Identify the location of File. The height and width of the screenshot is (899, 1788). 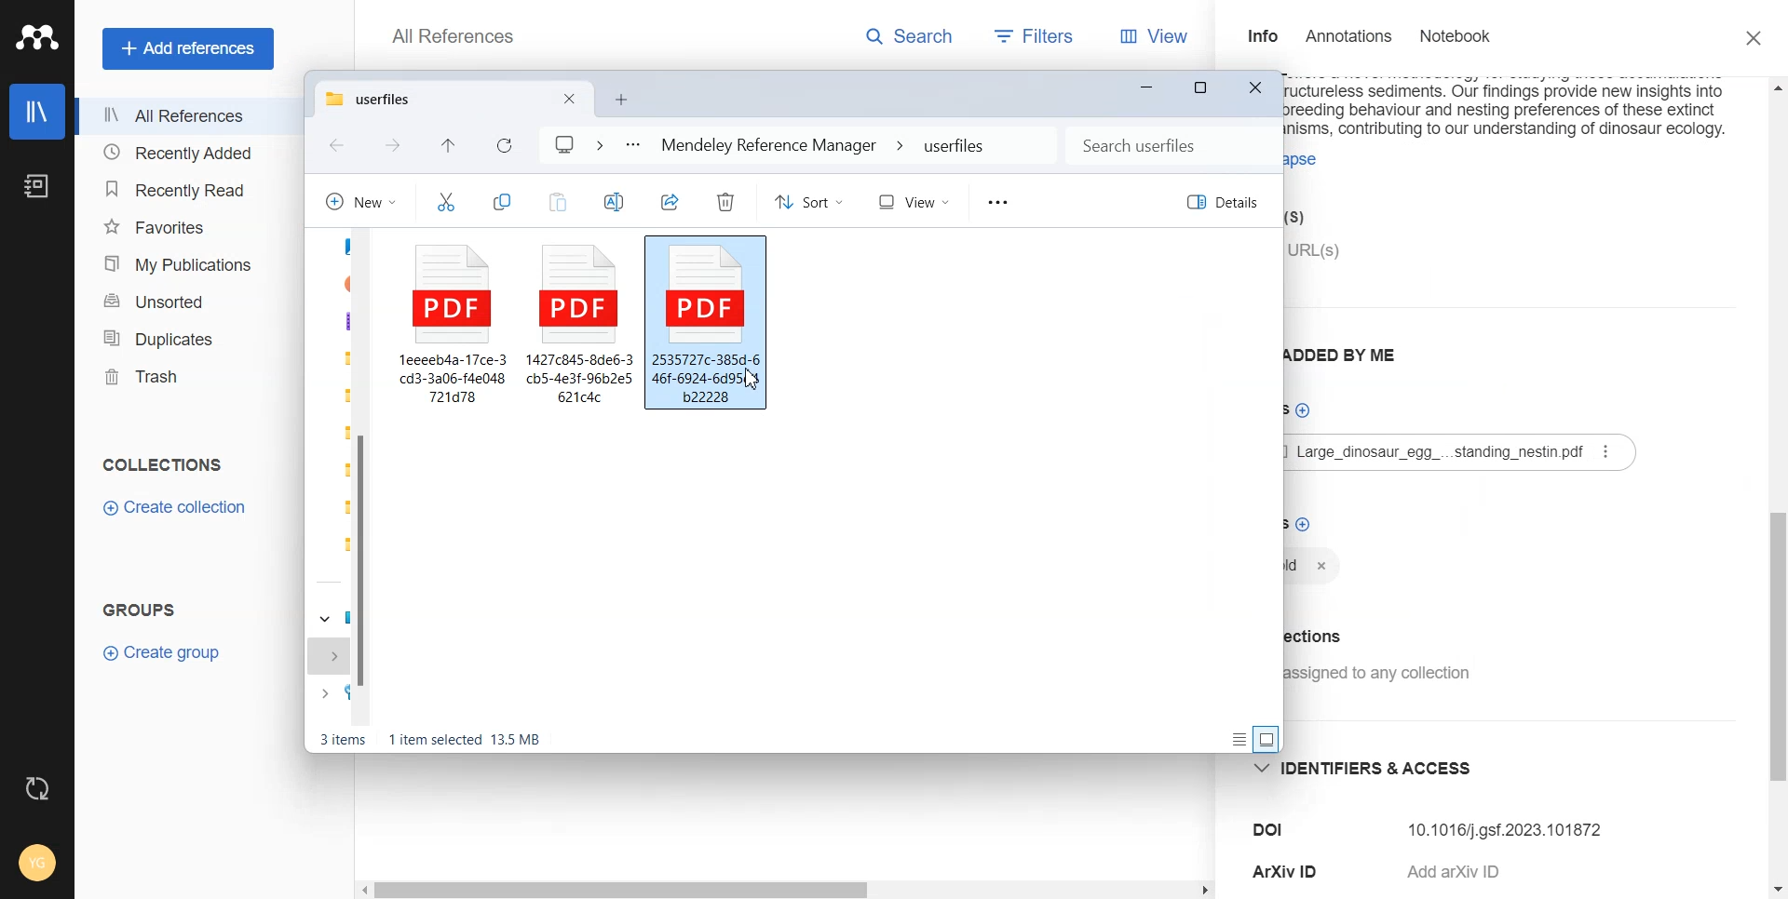
(451, 320).